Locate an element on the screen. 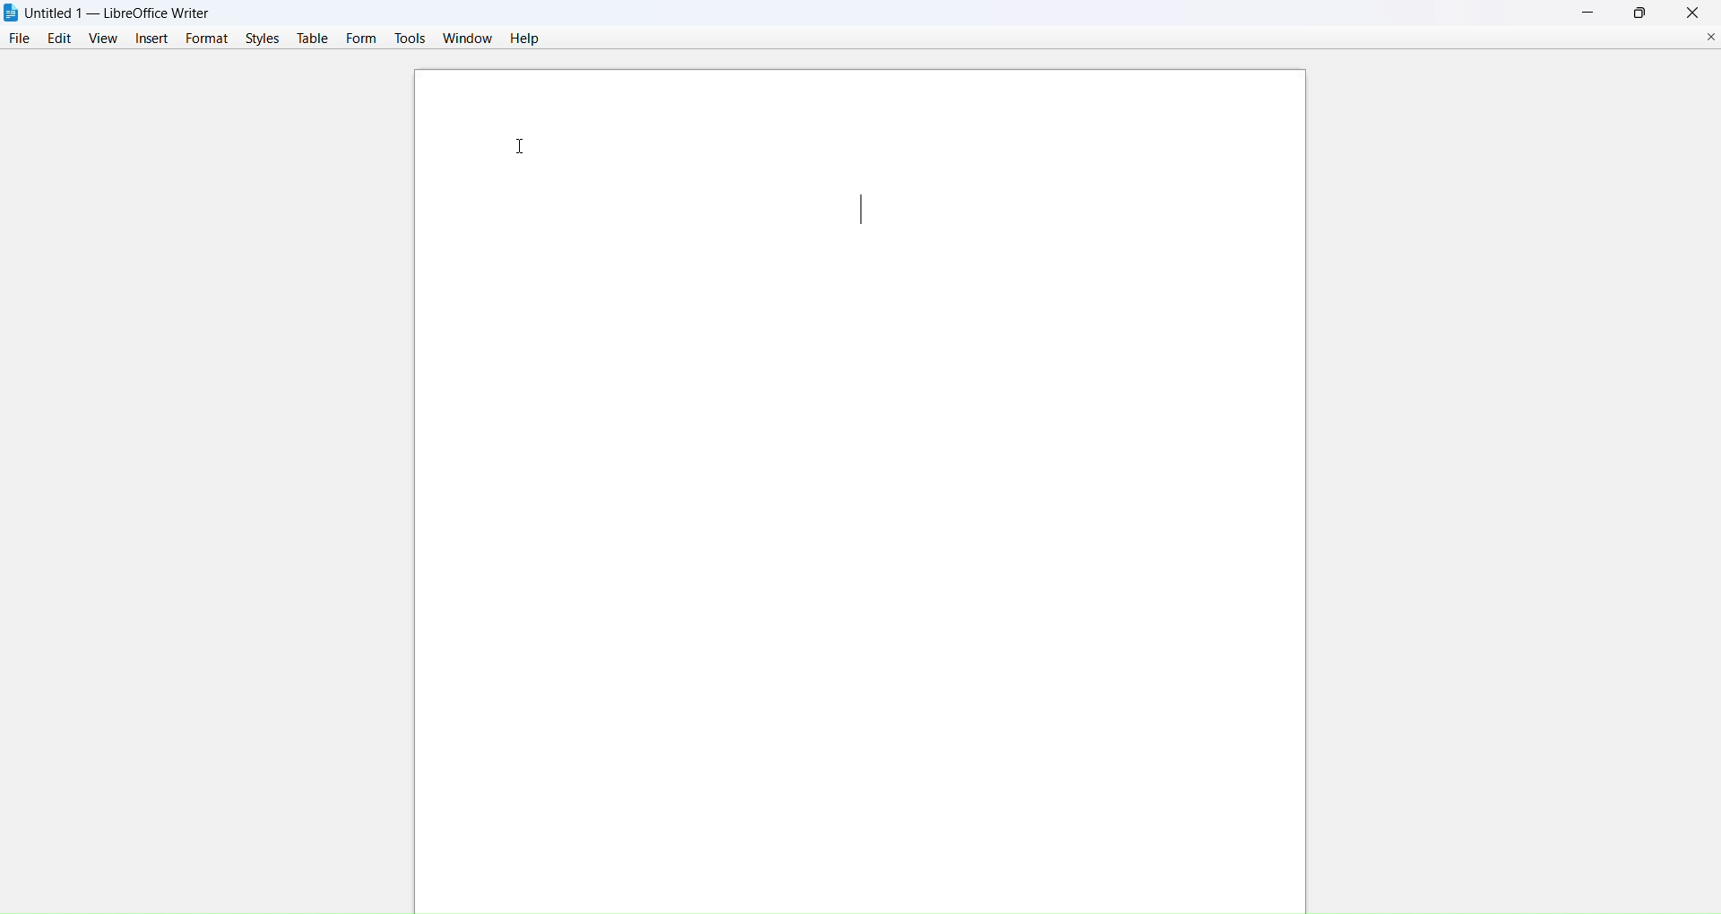 The height and width of the screenshot is (914, 1721). cursor is located at coordinates (522, 147).